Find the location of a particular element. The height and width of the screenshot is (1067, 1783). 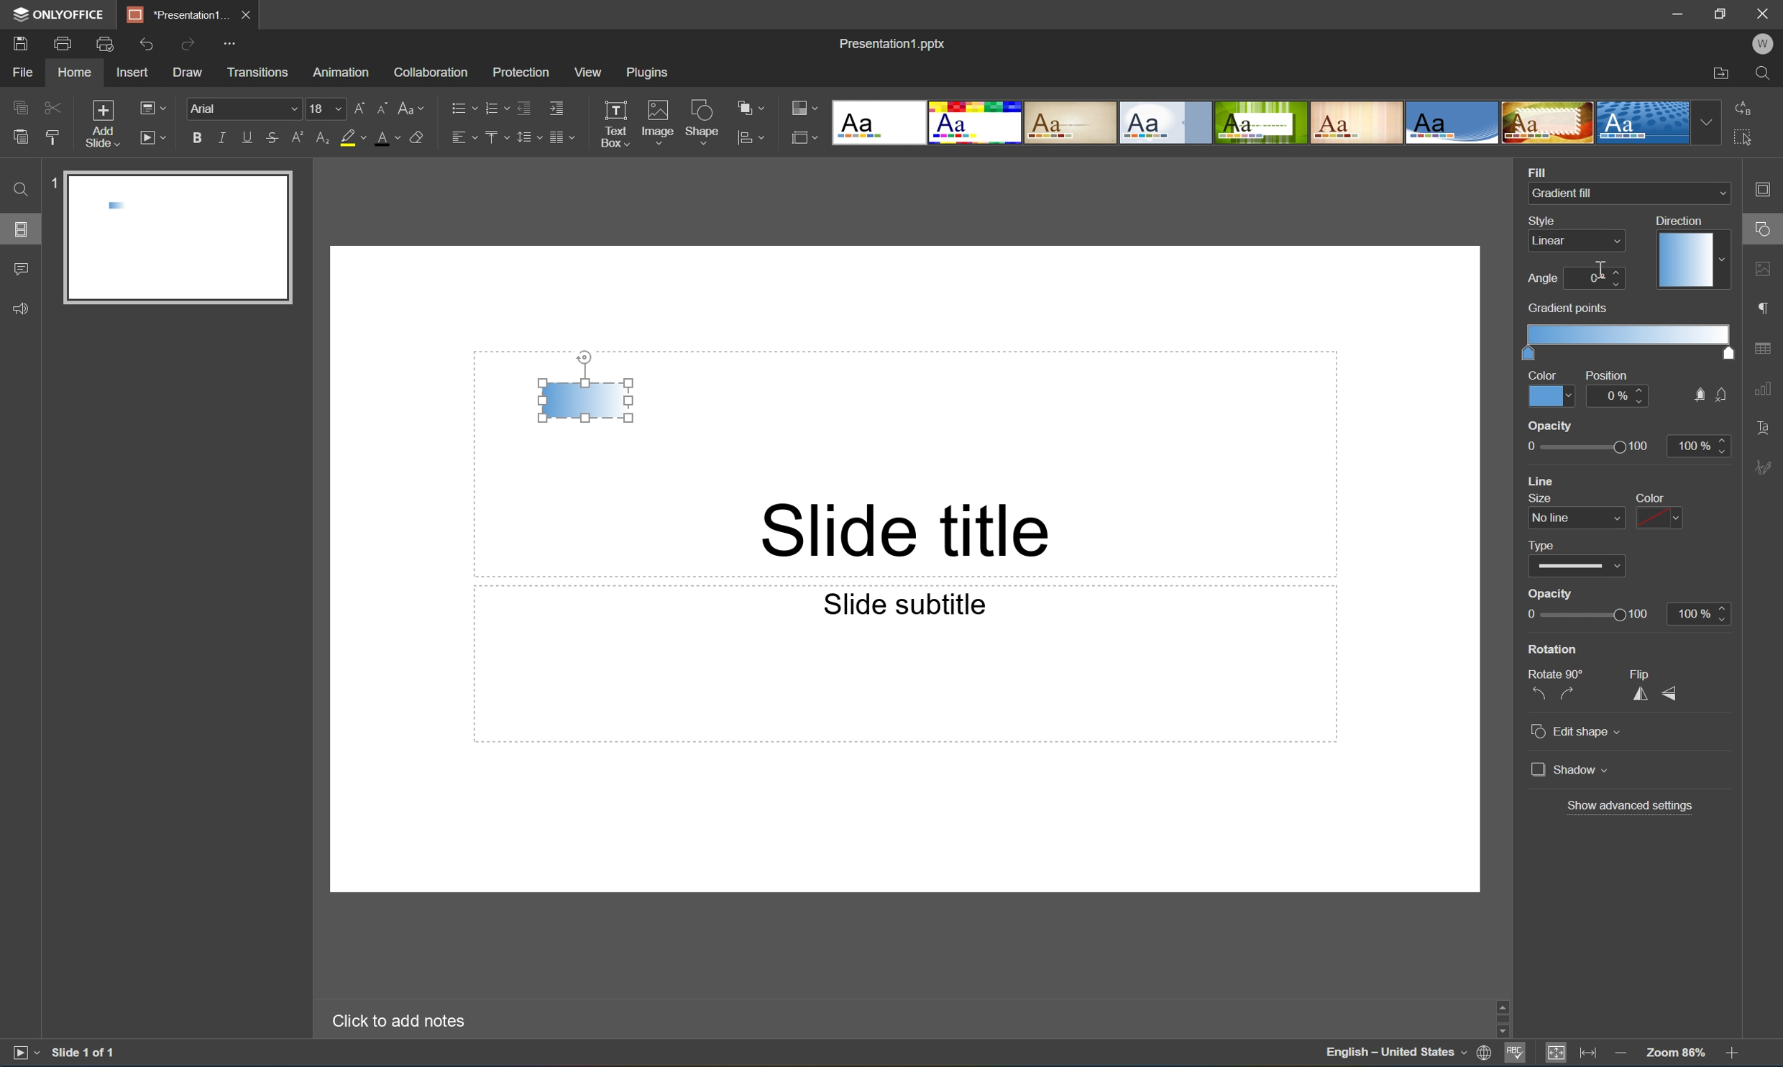

color is located at coordinates (1646, 498).